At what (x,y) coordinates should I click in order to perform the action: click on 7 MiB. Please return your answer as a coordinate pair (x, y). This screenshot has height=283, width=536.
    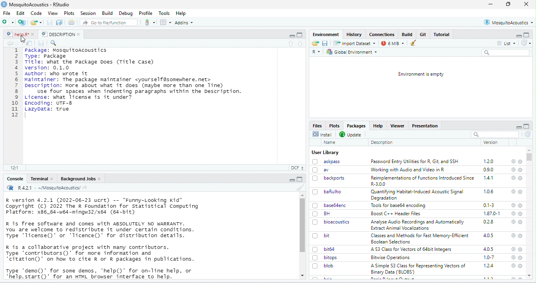
    Looking at the image, I should click on (392, 43).